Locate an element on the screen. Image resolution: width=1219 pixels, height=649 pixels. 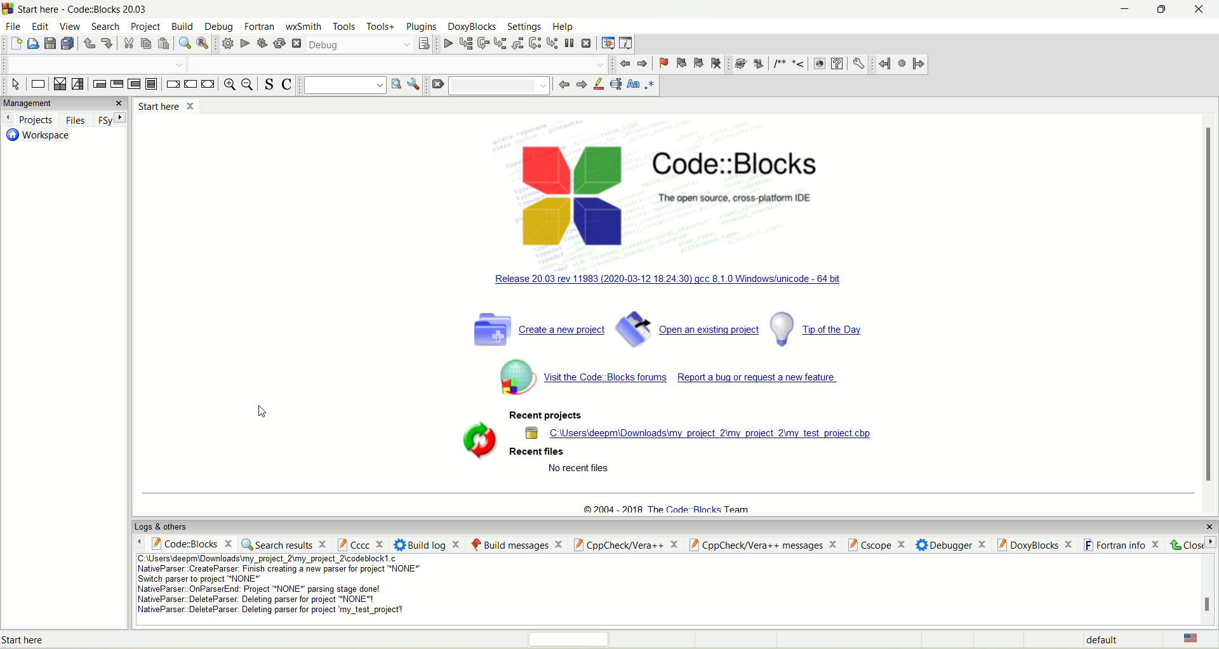
debugging is located at coordinates (606, 44).